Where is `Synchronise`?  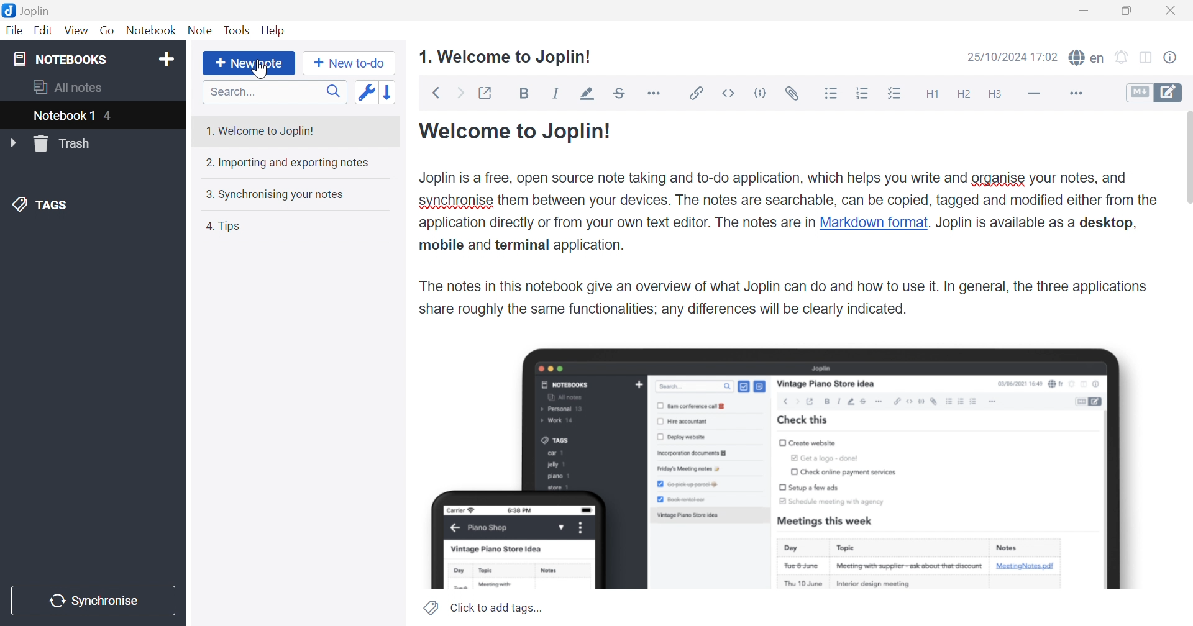 Synchronise is located at coordinates (95, 600).